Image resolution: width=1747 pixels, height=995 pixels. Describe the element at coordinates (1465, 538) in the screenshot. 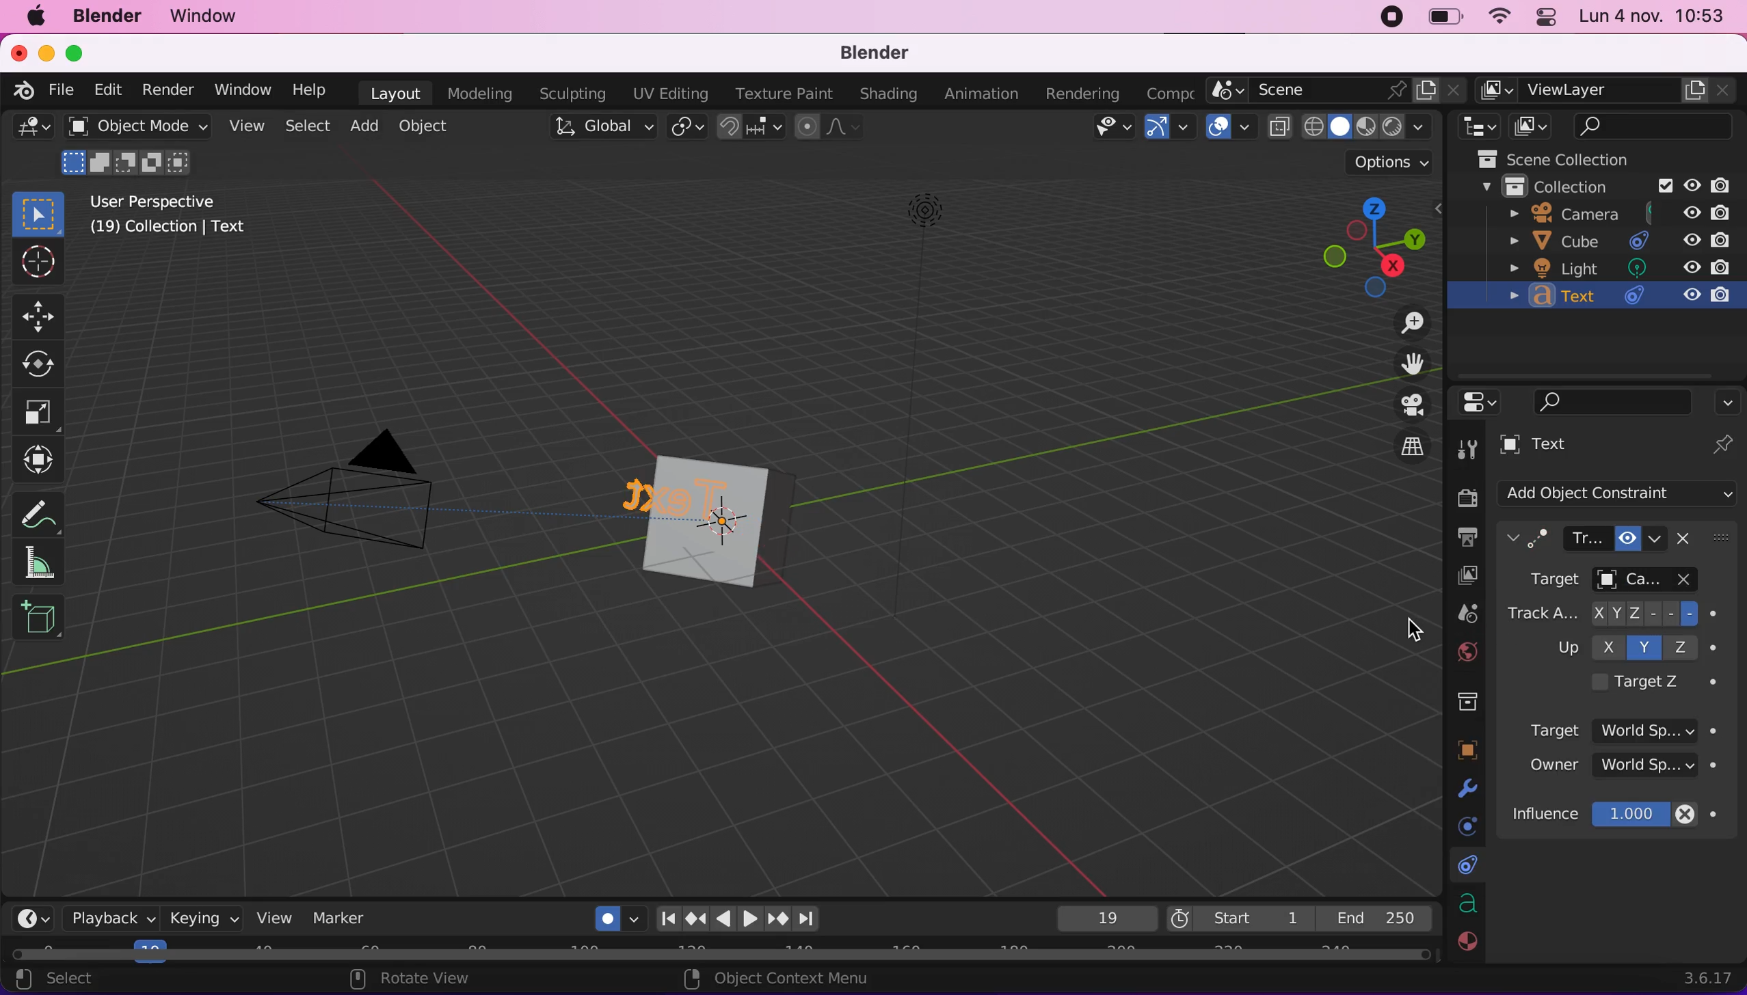

I see `output` at that location.